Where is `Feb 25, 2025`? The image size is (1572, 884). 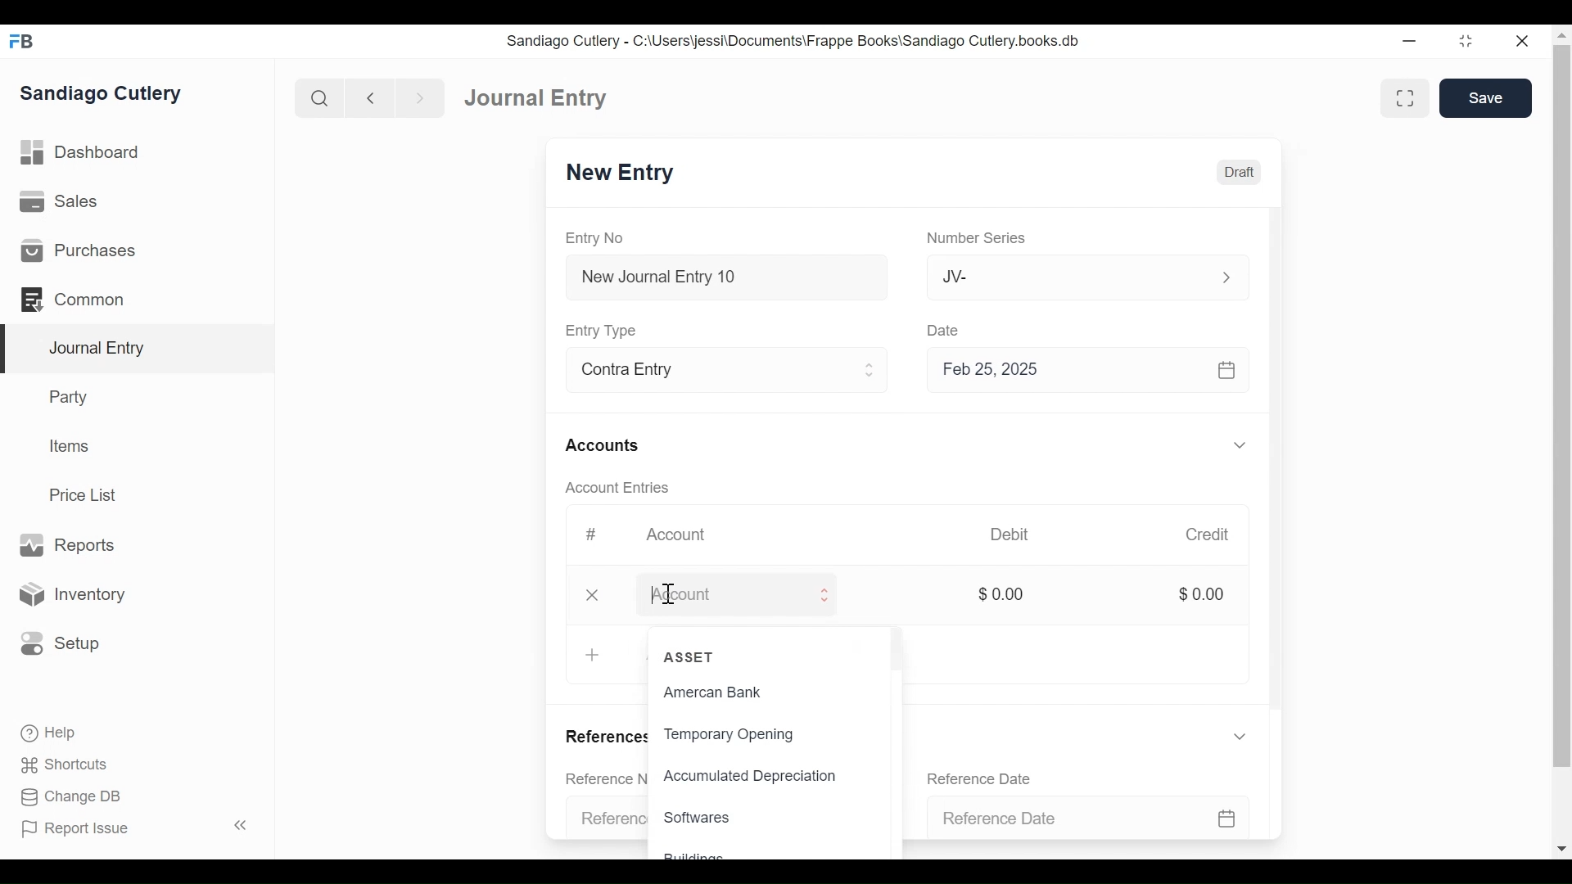
Feb 25, 2025 is located at coordinates (1084, 372).